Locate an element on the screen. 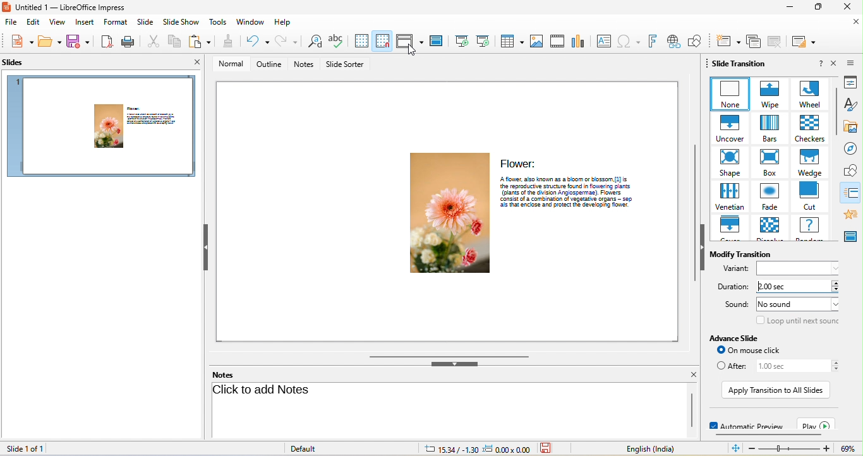 Image resolution: width=863 pixels, height=456 pixels. hyperlink is located at coordinates (673, 41).